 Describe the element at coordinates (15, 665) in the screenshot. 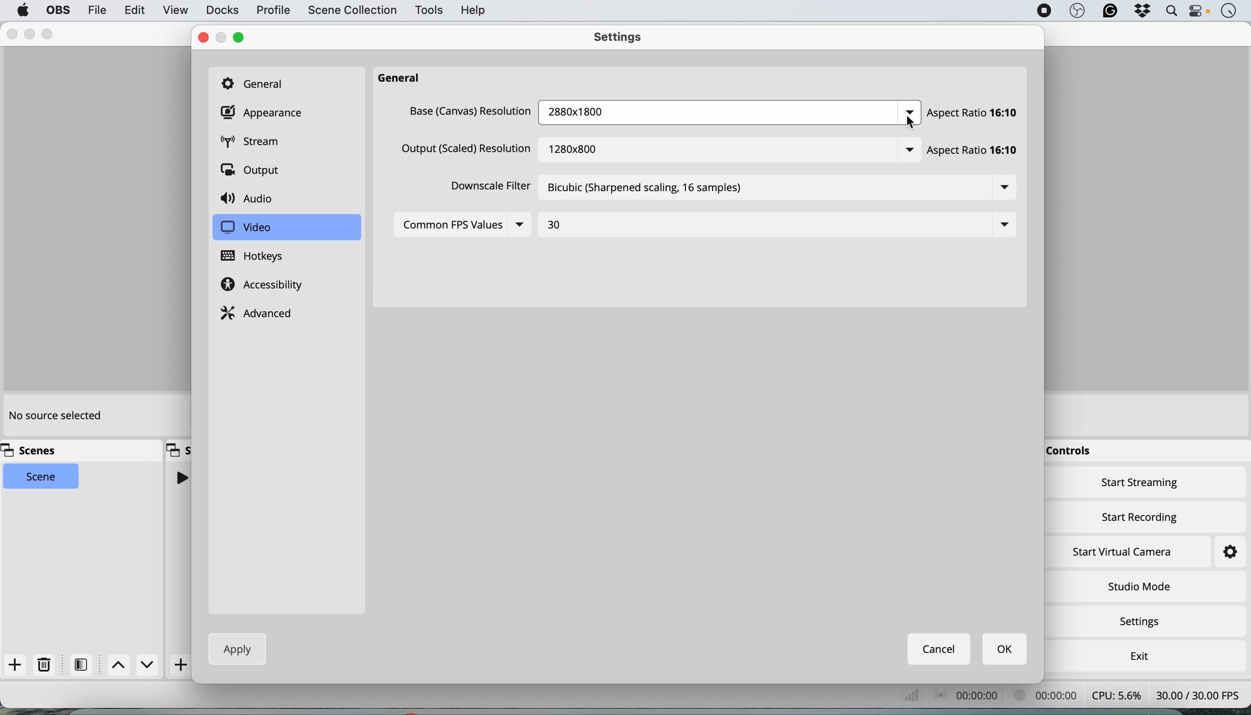

I see `add scene` at that location.